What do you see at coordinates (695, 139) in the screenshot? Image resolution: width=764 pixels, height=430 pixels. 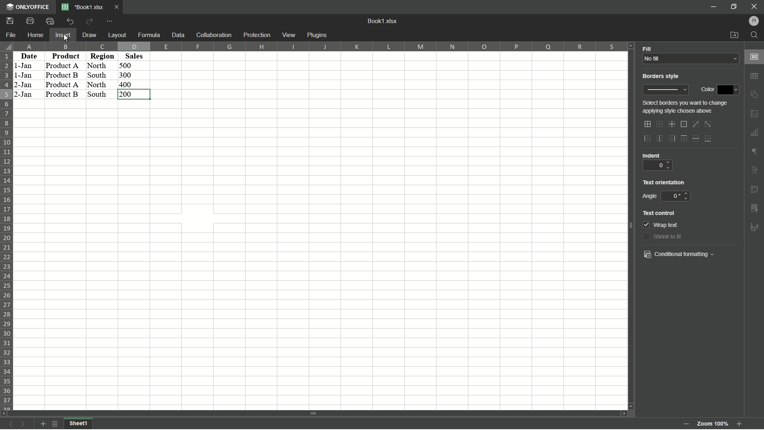 I see `horizontal inner line` at bounding box center [695, 139].